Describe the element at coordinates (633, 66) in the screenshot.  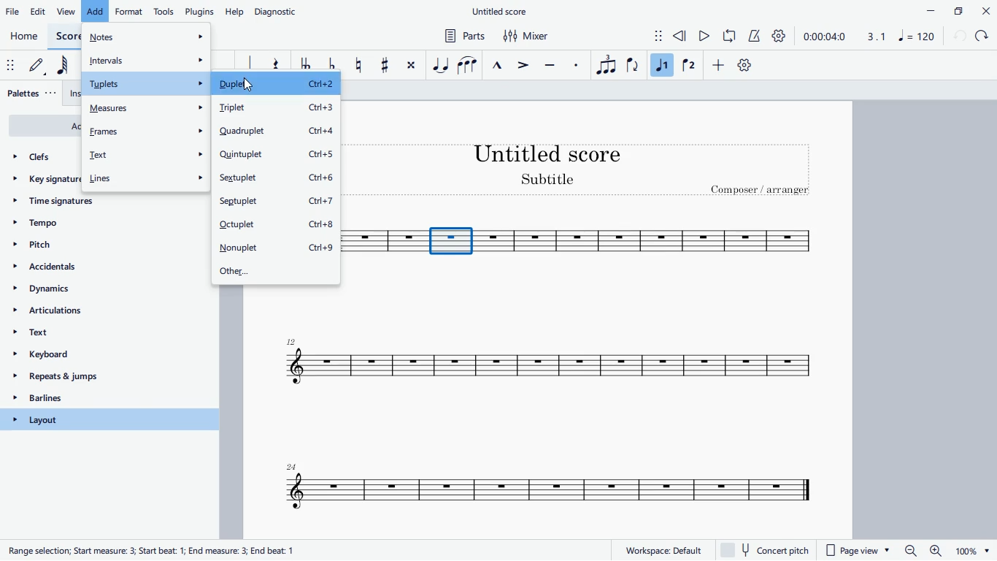
I see `flip direction` at that location.